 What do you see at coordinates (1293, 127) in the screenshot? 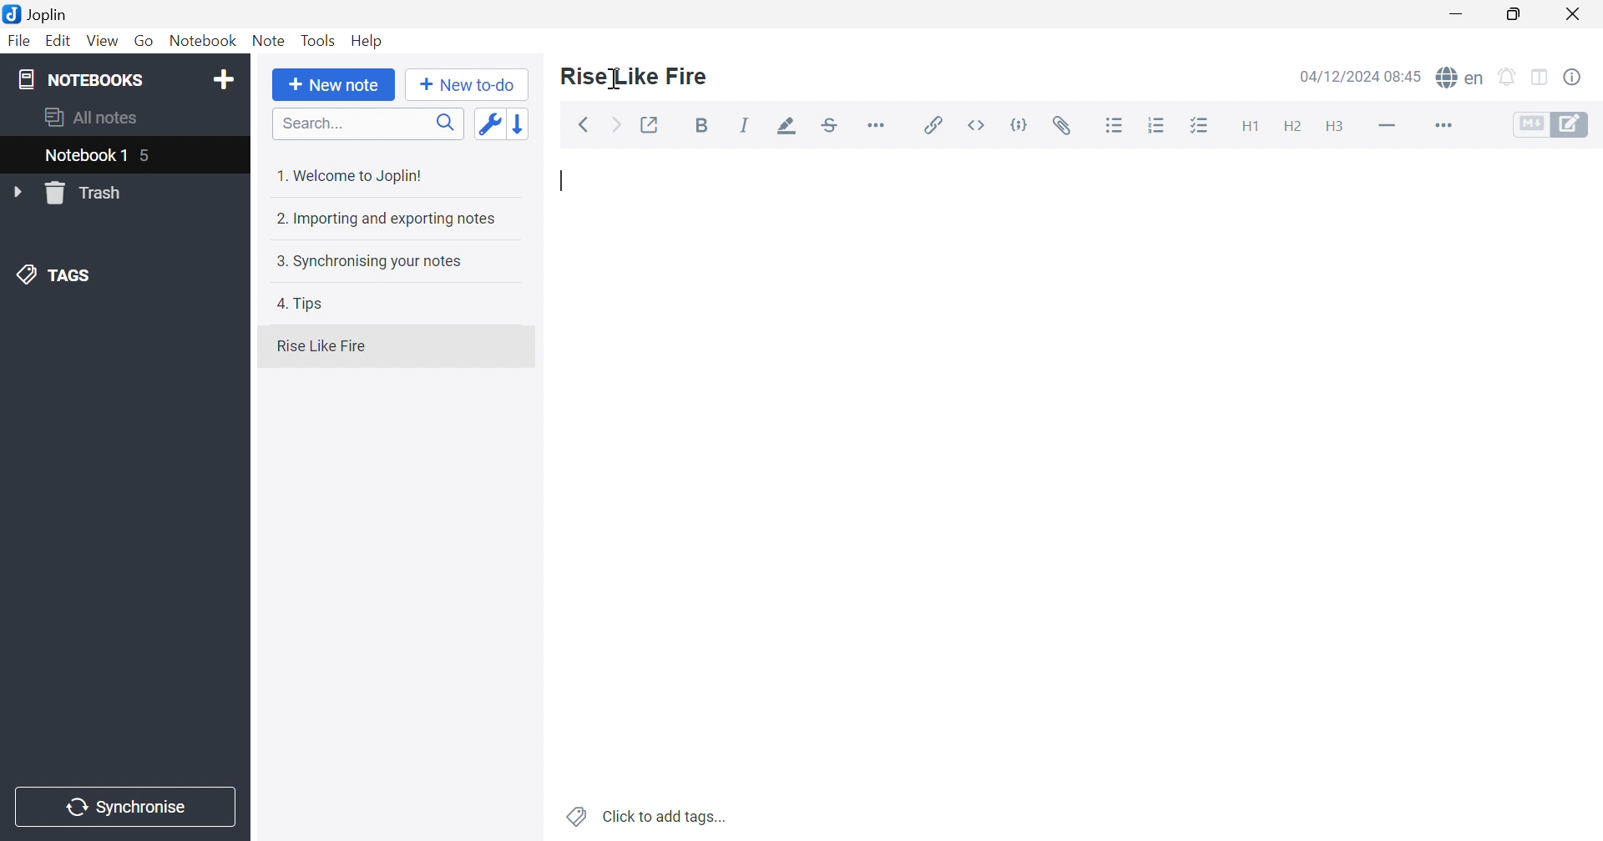
I see `Heading 2` at bounding box center [1293, 127].